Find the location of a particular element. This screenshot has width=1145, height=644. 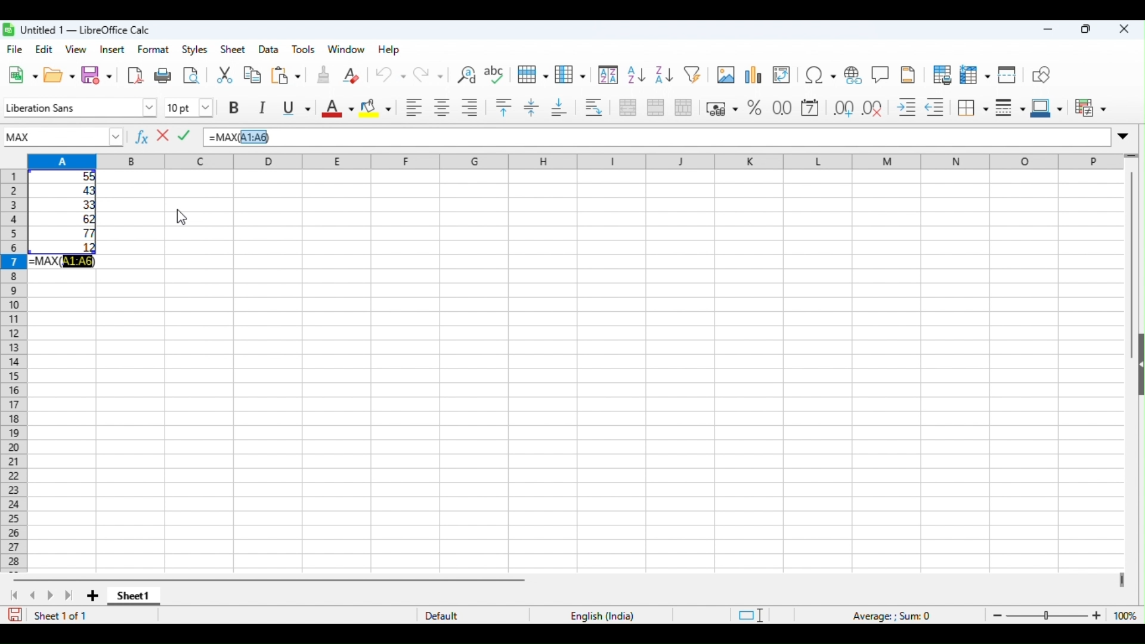

format as date is located at coordinates (812, 108).